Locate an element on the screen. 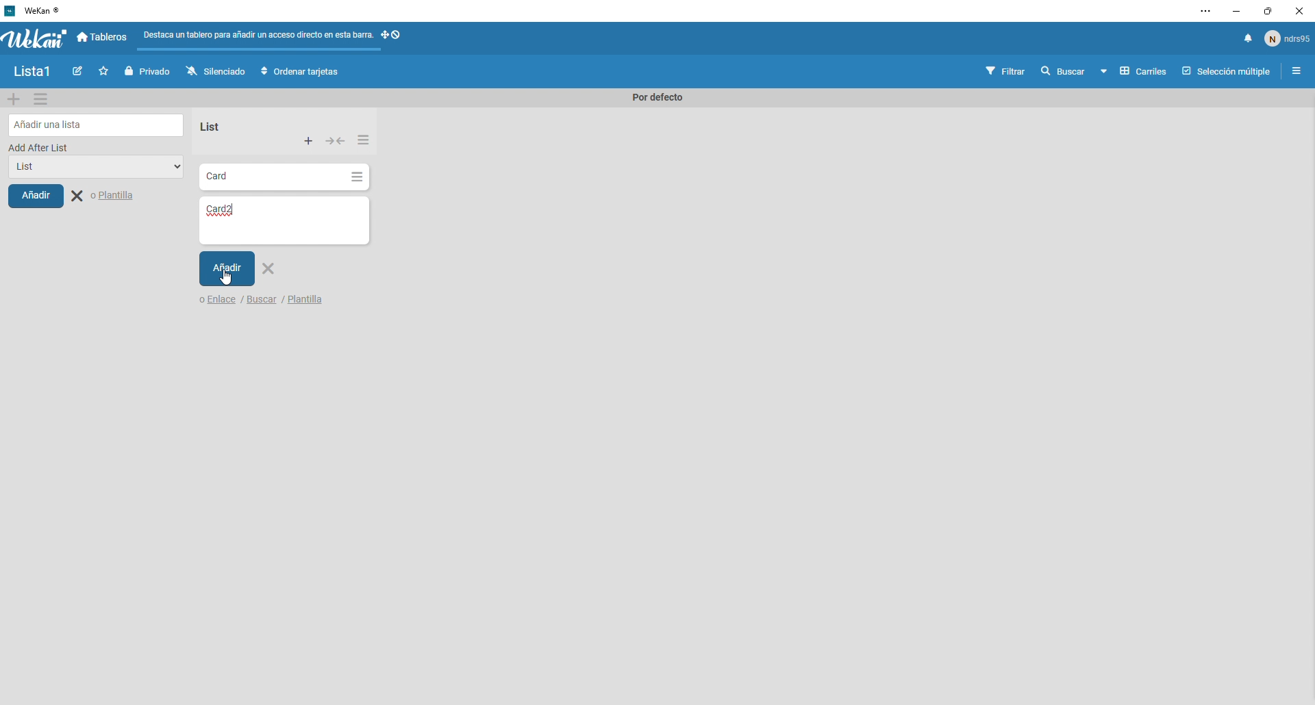 The width and height of the screenshot is (1315, 705). Order cards is located at coordinates (300, 72).